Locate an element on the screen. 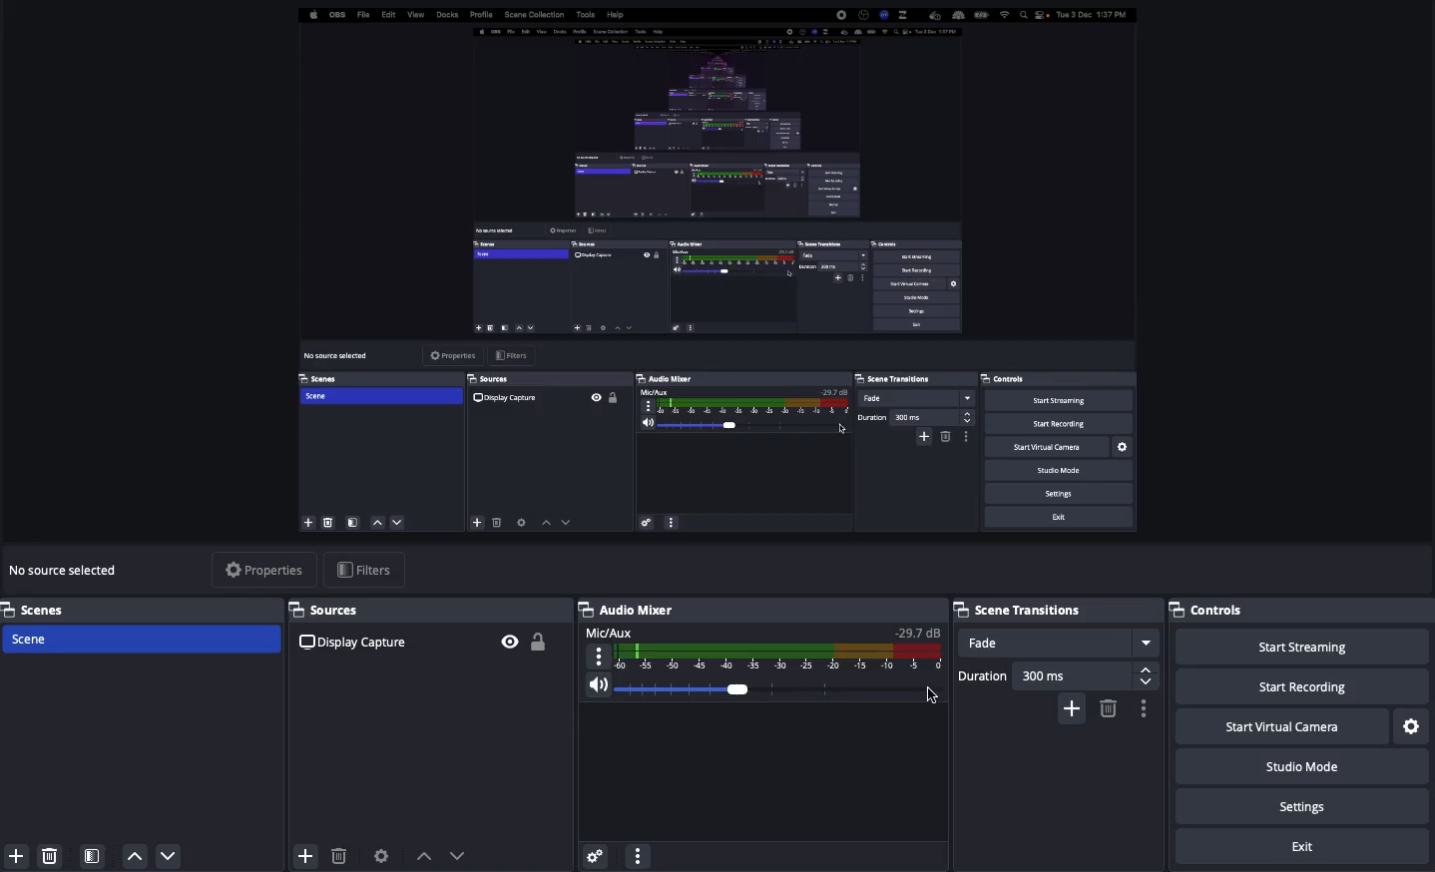 The height and width of the screenshot is (872, 1435). Add is located at coordinates (303, 852).